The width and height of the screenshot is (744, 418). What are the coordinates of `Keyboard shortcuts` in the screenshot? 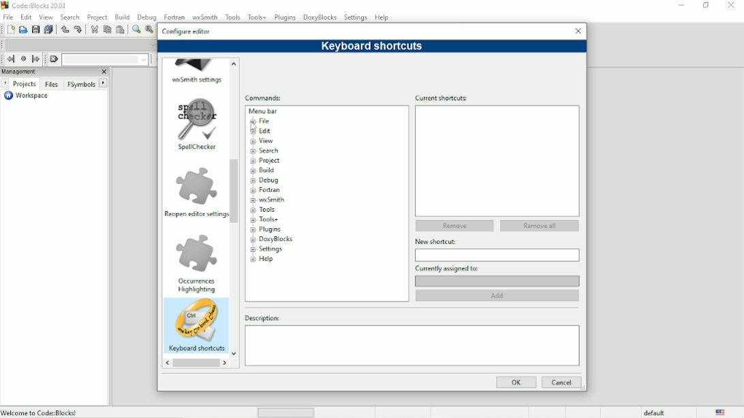 It's located at (373, 46).